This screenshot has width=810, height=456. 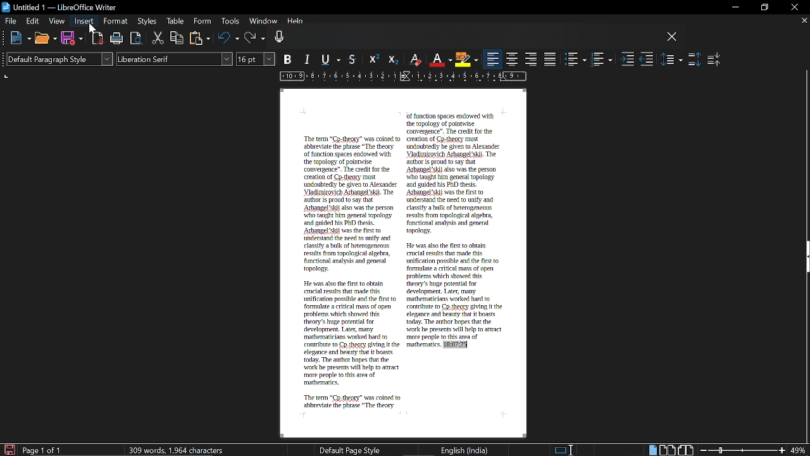 What do you see at coordinates (416, 60) in the screenshot?
I see `Ersaser` at bounding box center [416, 60].